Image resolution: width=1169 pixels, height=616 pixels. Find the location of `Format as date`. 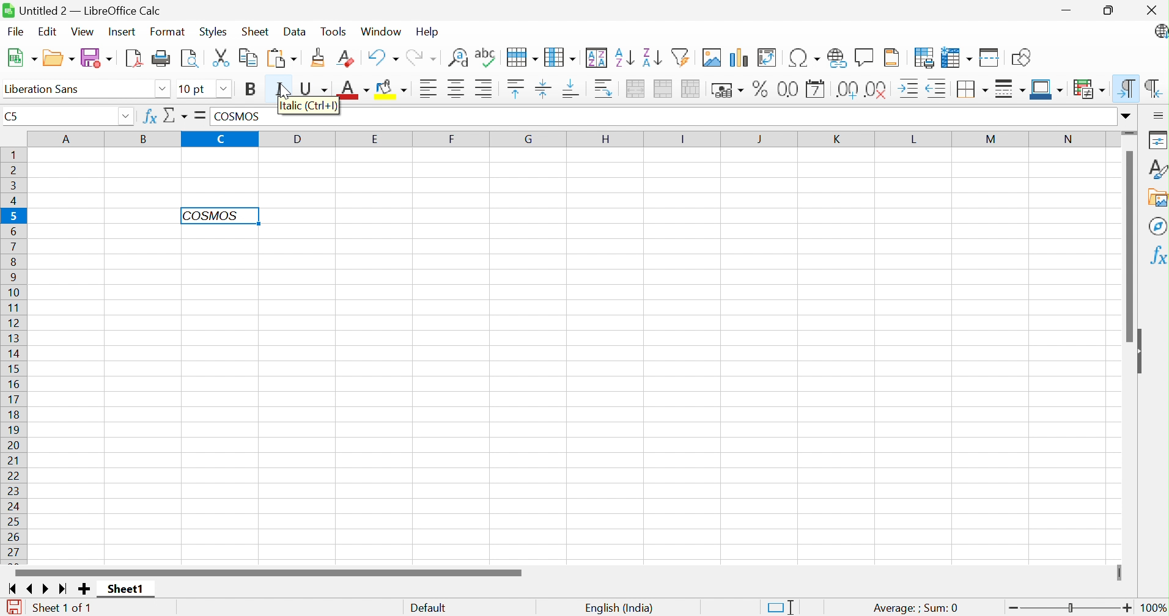

Format as date is located at coordinates (816, 89).